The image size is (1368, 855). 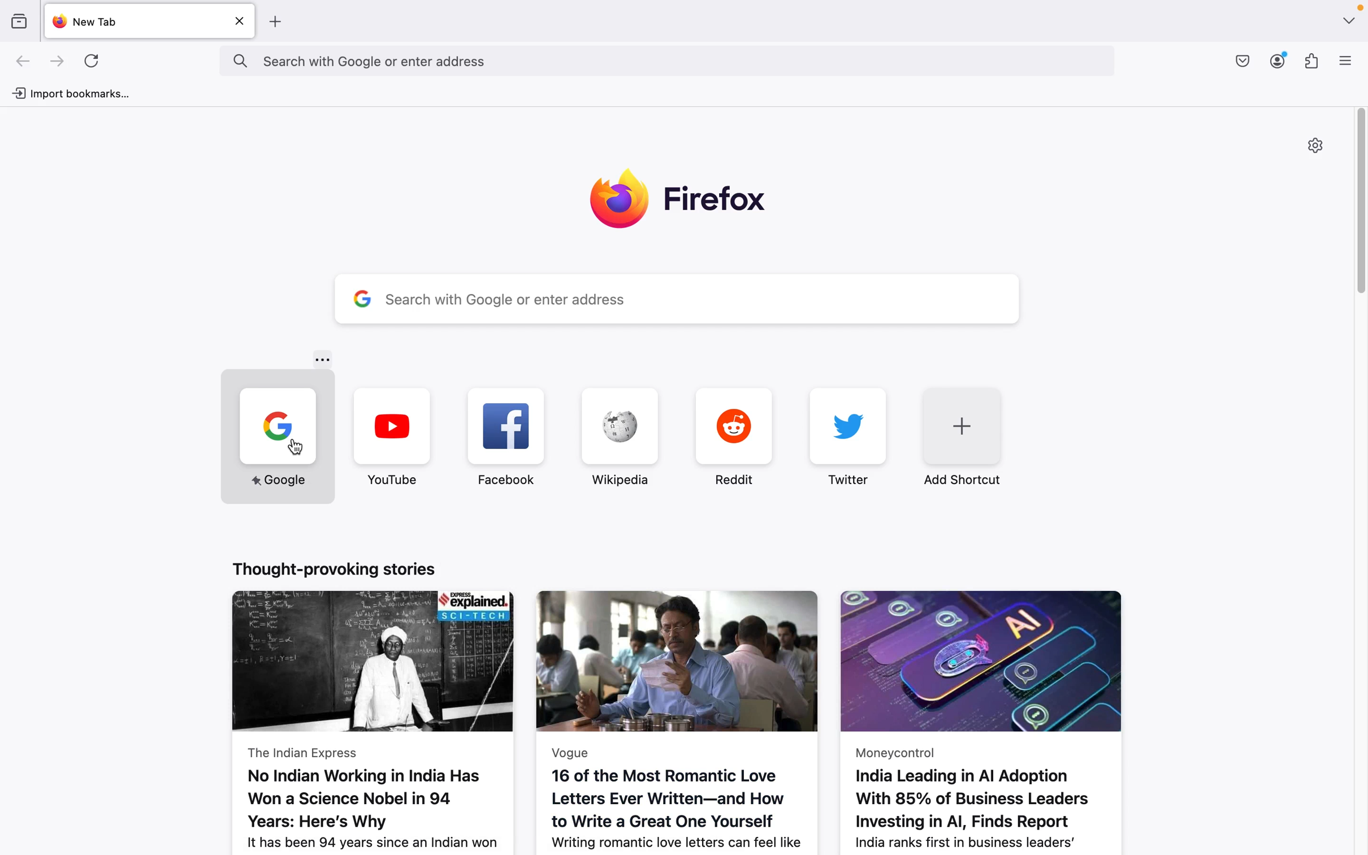 I want to click on go forward, so click(x=58, y=62).